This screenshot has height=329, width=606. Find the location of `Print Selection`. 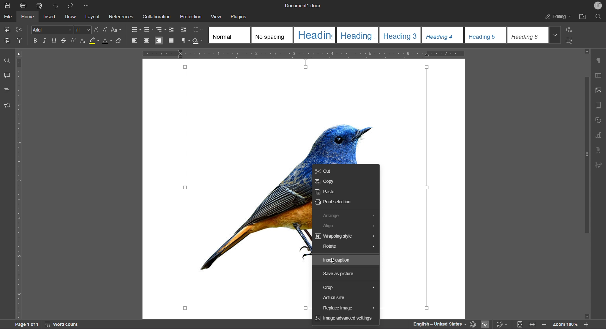

Print Selection is located at coordinates (333, 203).